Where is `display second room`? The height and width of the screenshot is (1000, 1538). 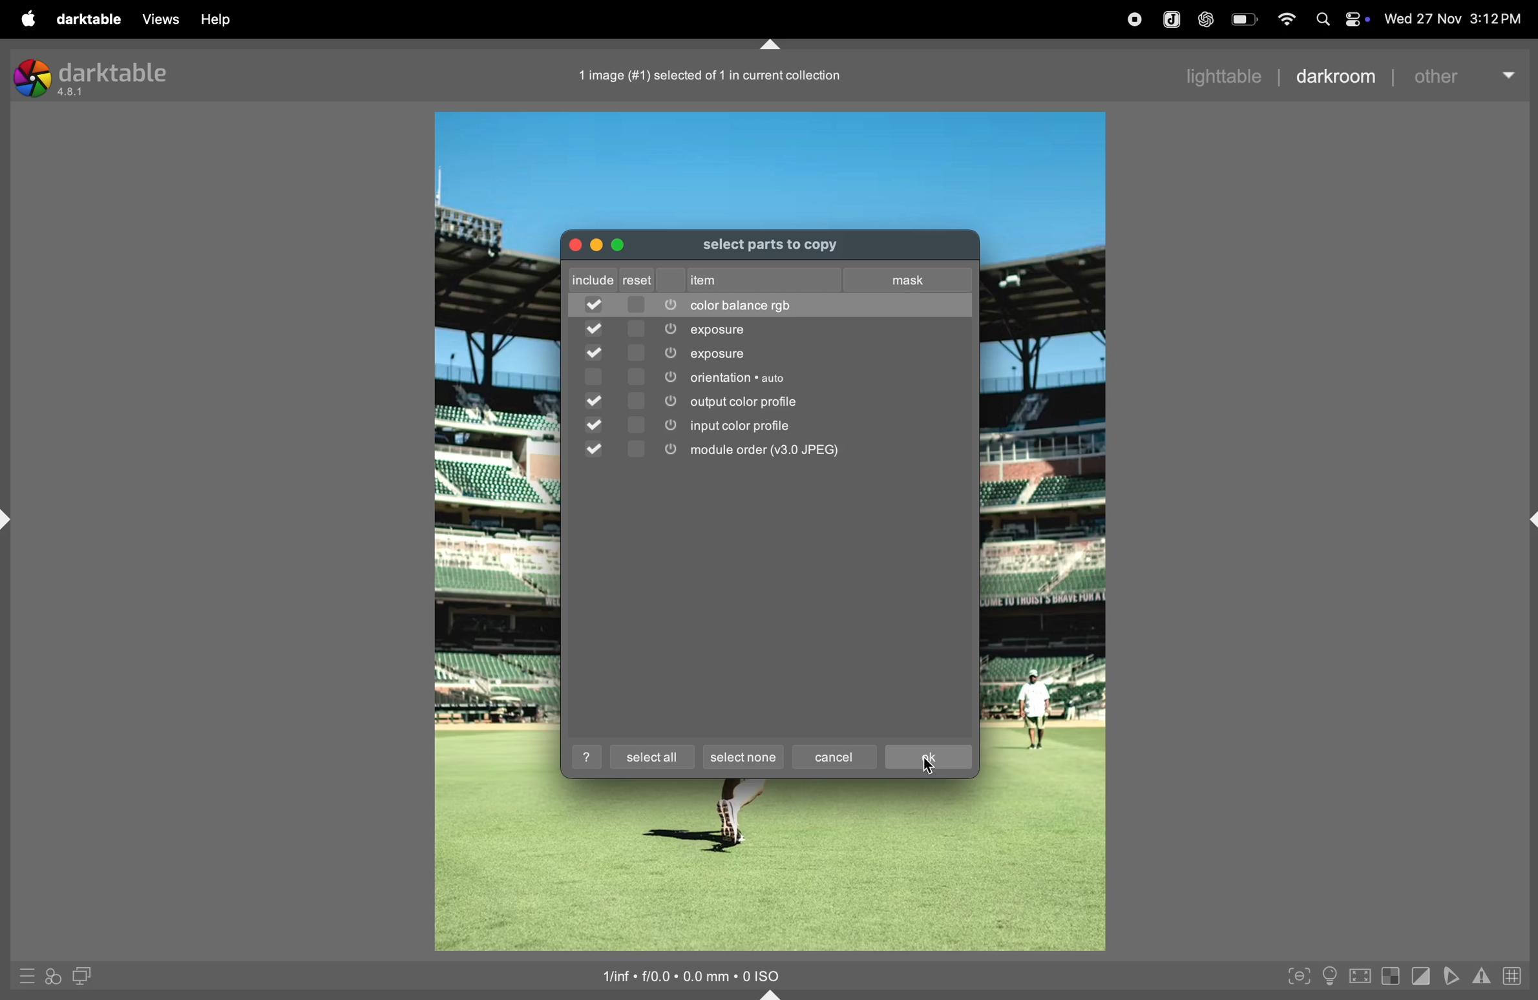 display second room is located at coordinates (85, 974).